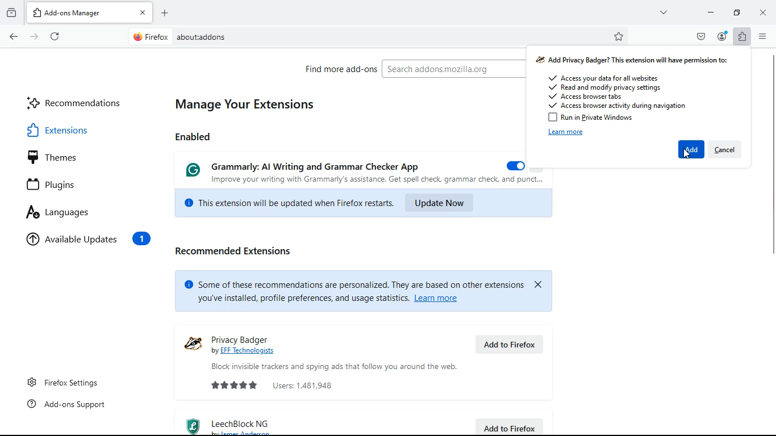  What do you see at coordinates (437, 299) in the screenshot?
I see `Learn more` at bounding box center [437, 299].